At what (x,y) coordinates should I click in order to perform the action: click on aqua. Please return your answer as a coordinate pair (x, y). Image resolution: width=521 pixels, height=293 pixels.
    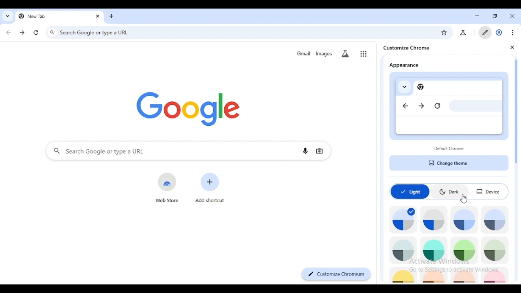
    Looking at the image, I should click on (434, 250).